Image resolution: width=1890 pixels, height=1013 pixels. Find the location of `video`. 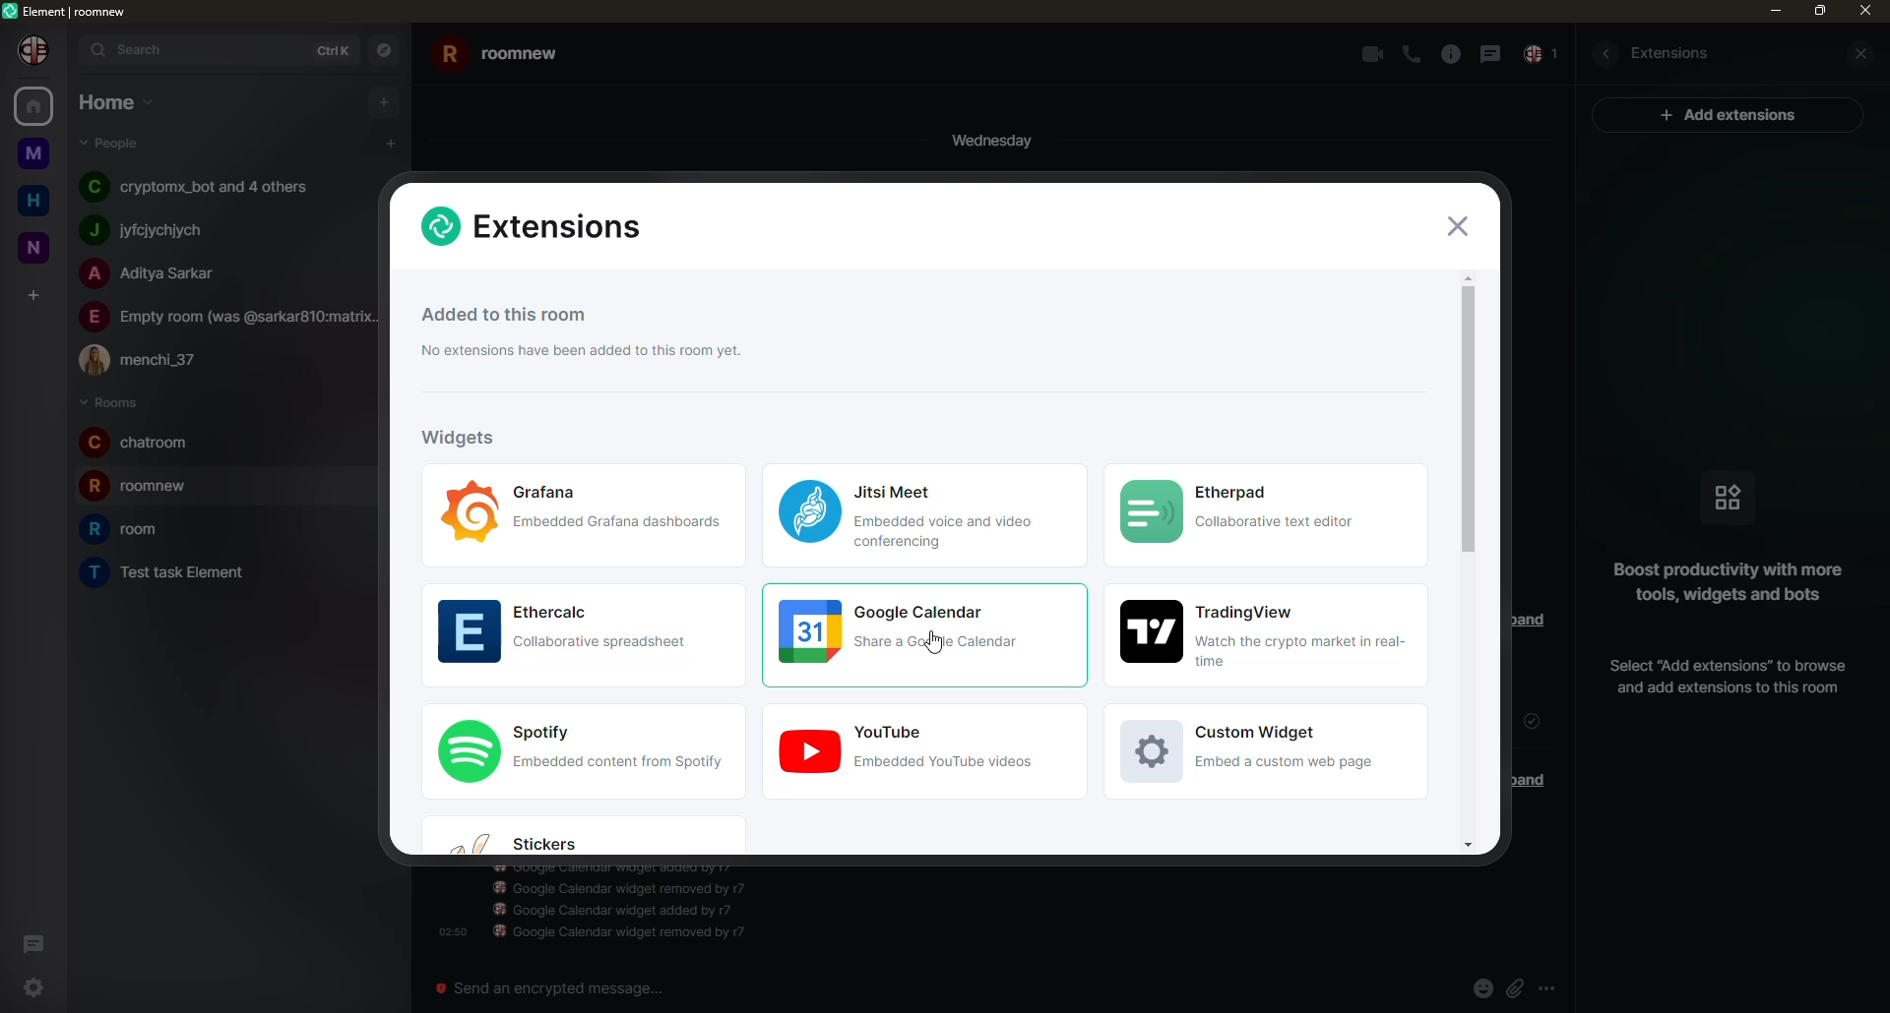

video is located at coordinates (1371, 55).